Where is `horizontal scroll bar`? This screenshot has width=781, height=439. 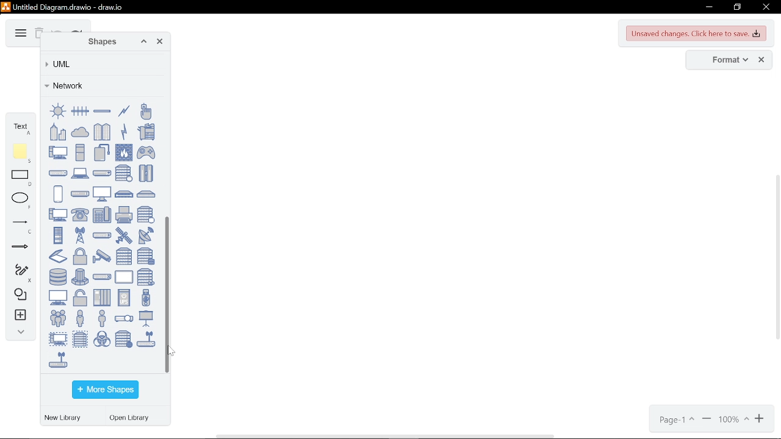 horizontal scroll bar is located at coordinates (387, 435).